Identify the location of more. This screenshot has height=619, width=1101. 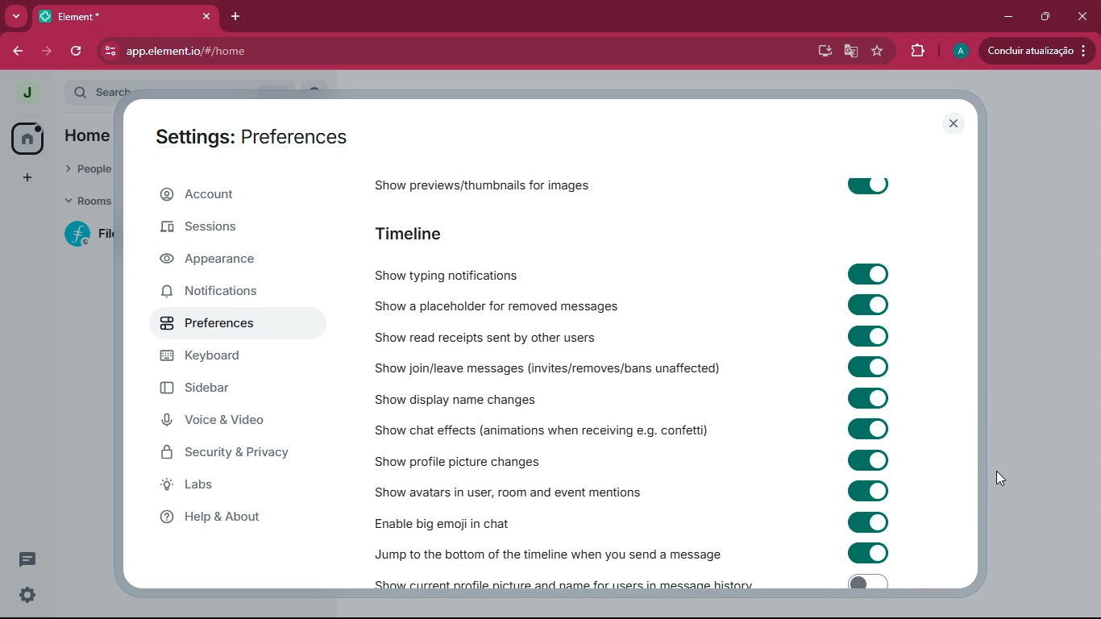
(16, 15).